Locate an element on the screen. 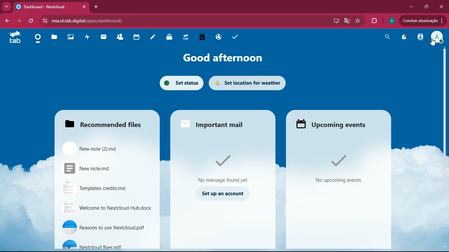 Image resolution: width=449 pixels, height=252 pixels. home is located at coordinates (39, 39).